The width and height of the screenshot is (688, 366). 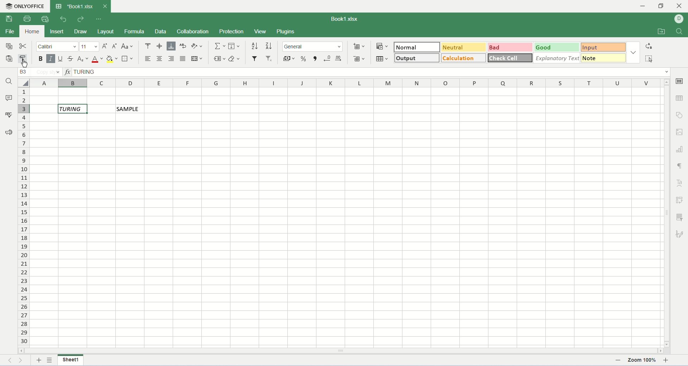 What do you see at coordinates (61, 59) in the screenshot?
I see `underline` at bounding box center [61, 59].